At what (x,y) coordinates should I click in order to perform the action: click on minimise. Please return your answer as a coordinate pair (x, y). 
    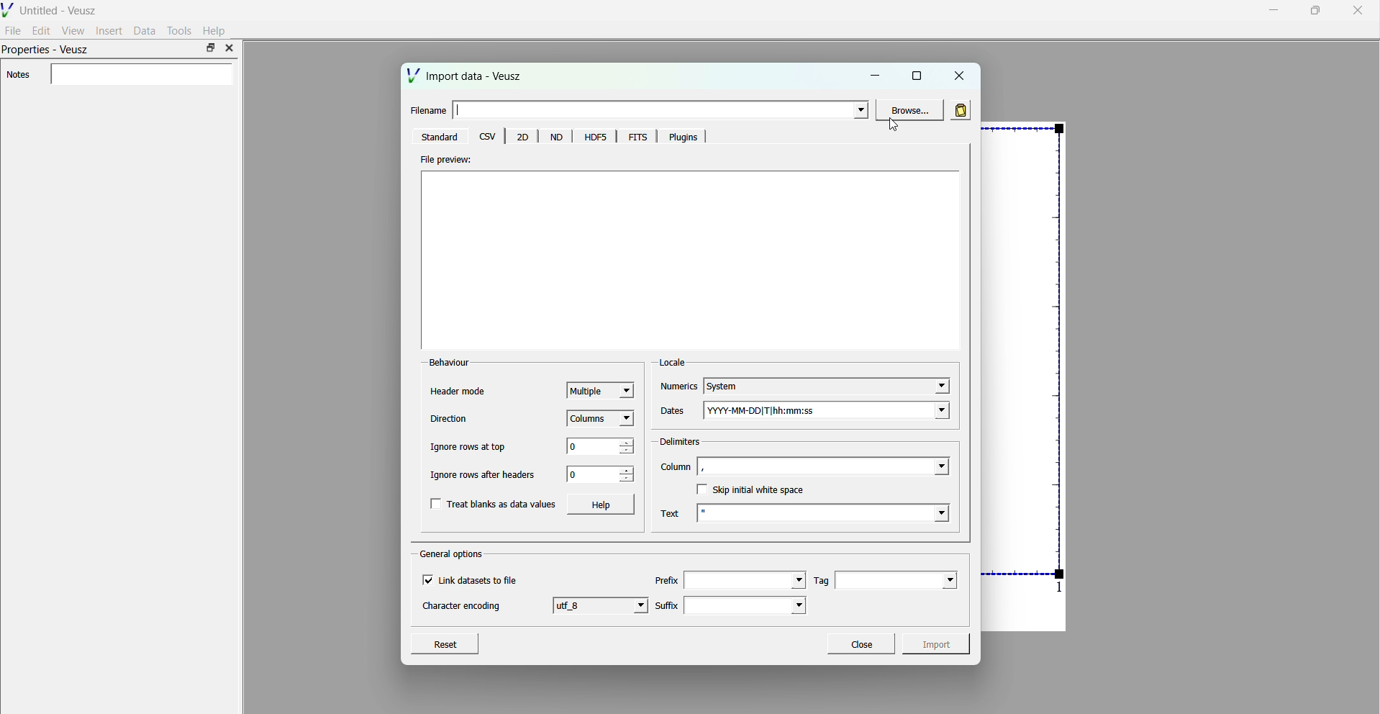
    Looking at the image, I should click on (877, 74).